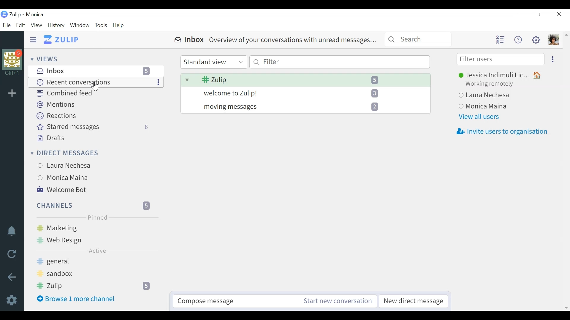 This screenshot has width=570, height=320. Describe the element at coordinates (56, 25) in the screenshot. I see `History` at that location.